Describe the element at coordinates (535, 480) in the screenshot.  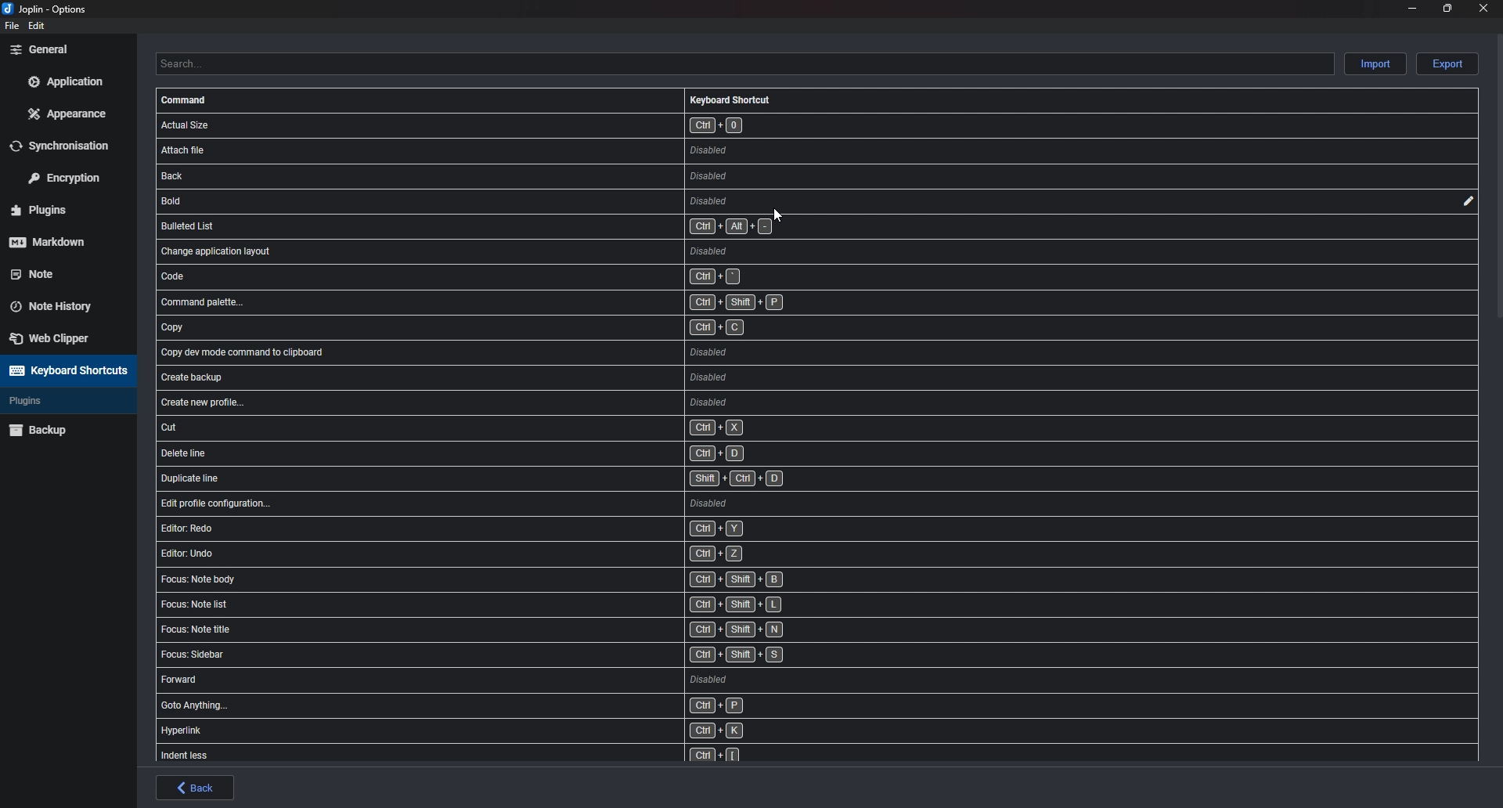
I see `shortcut` at that location.